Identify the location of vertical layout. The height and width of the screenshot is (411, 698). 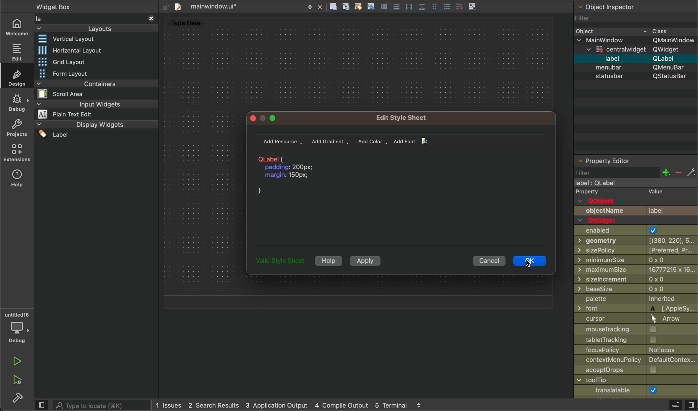
(72, 39).